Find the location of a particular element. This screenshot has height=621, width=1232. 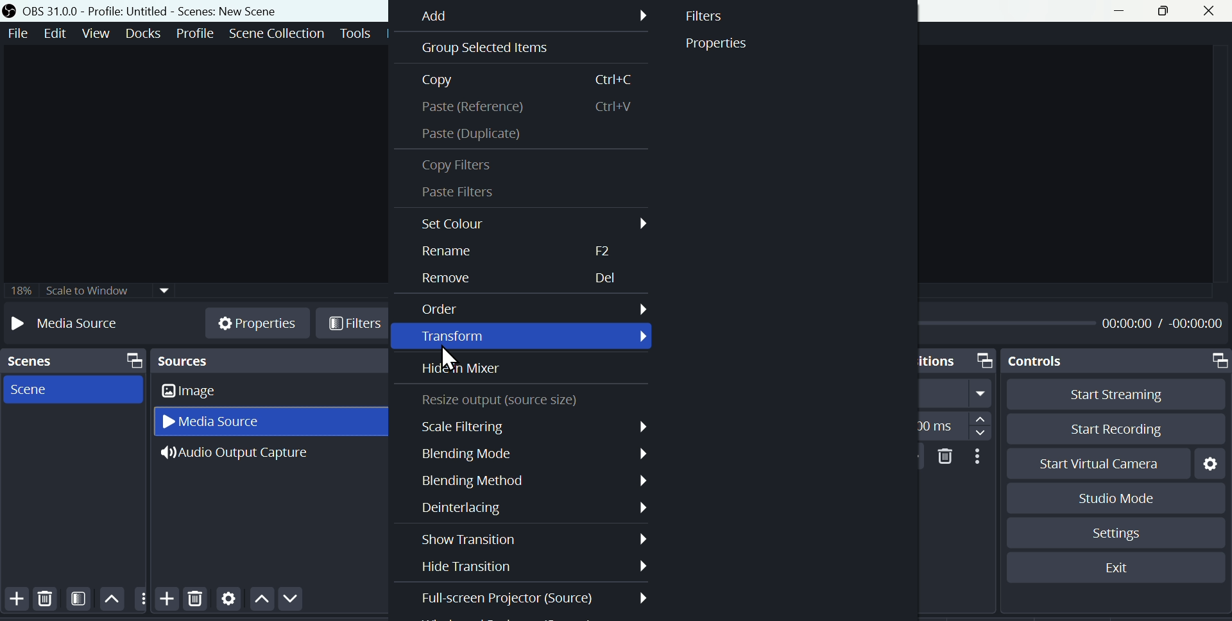

Deinterlacing is located at coordinates (536, 506).